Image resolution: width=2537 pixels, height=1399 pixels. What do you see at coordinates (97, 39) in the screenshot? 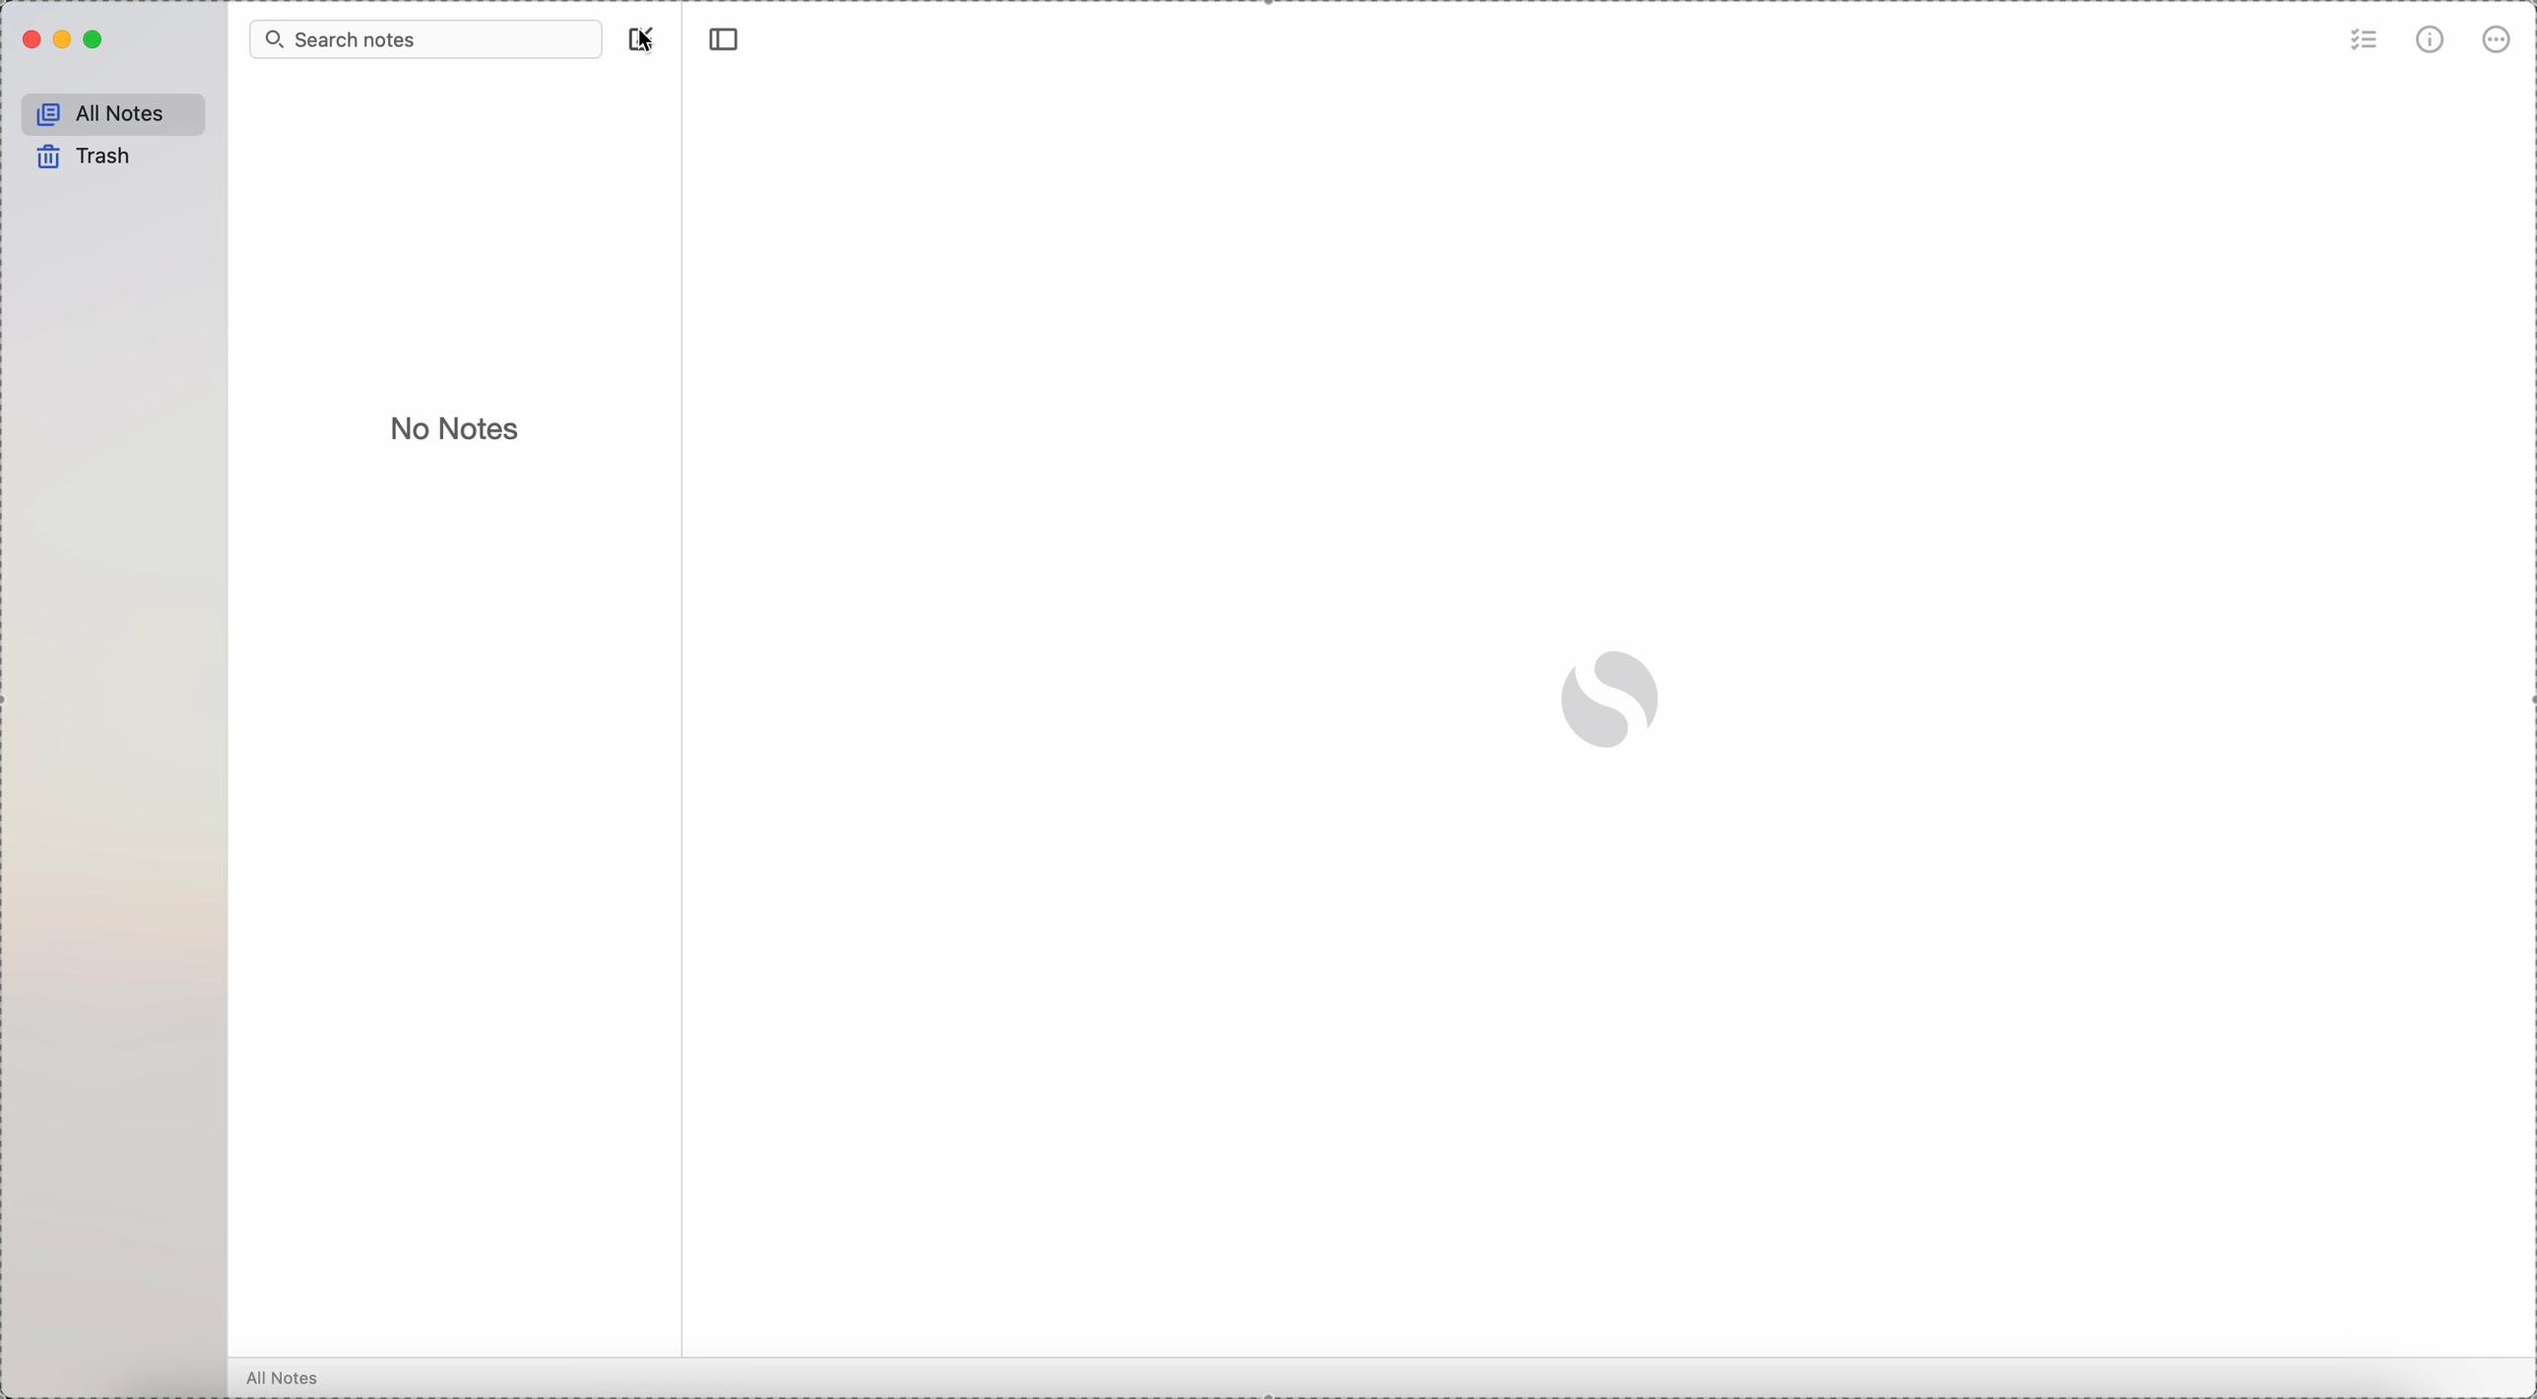
I see `maximize` at bounding box center [97, 39].